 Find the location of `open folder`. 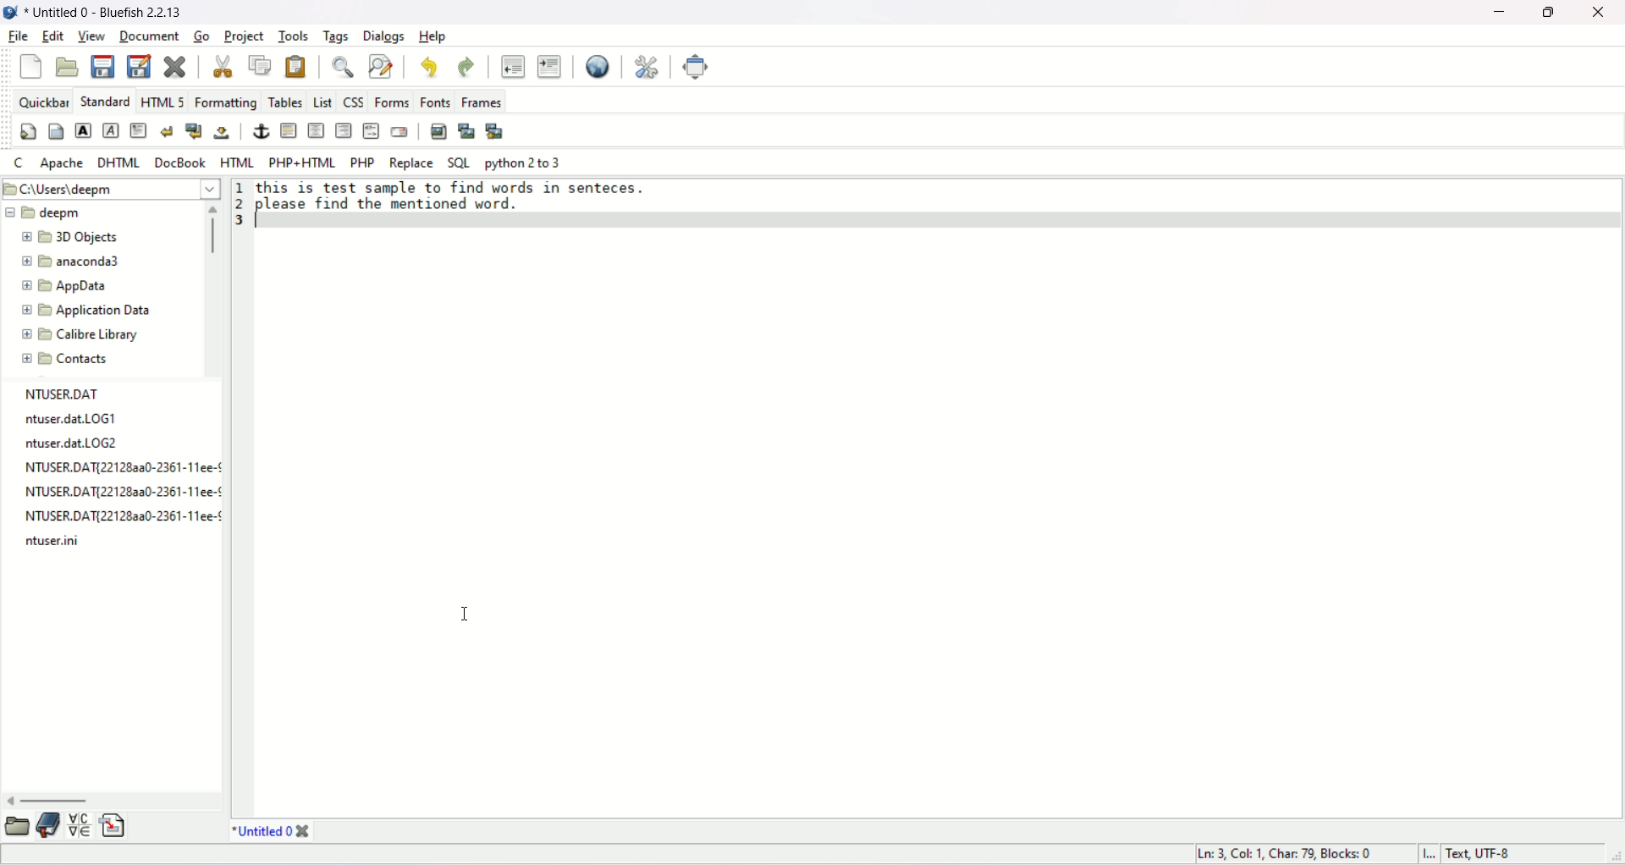

open folder is located at coordinates (15, 825).